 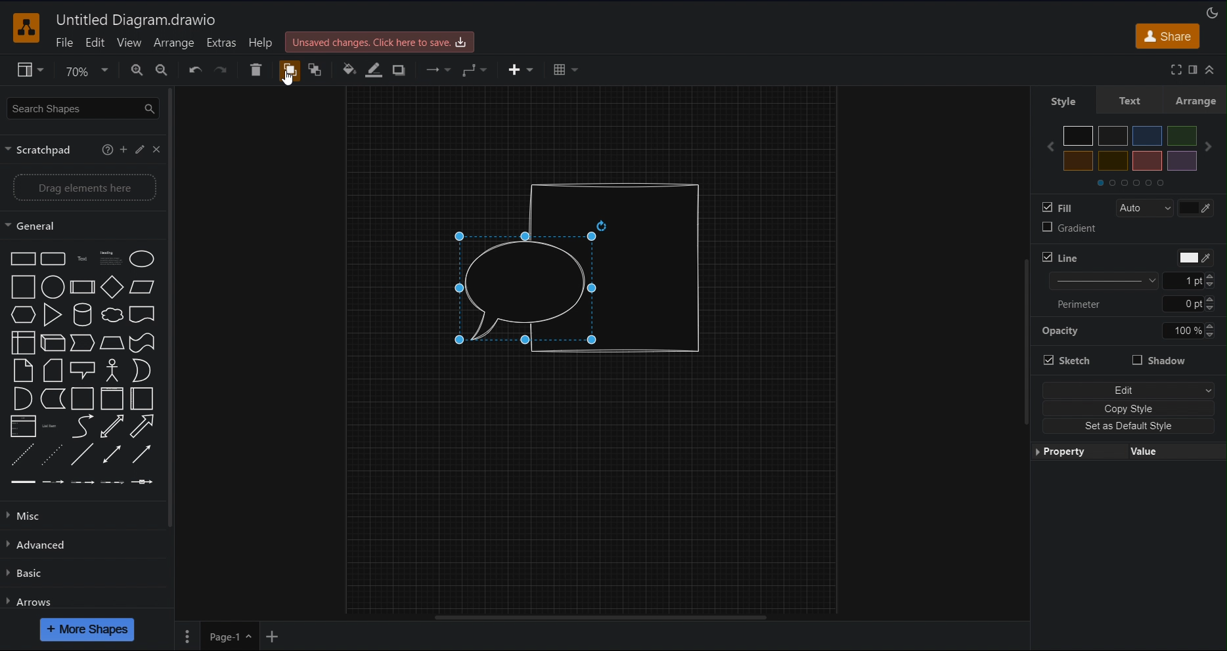 I want to click on Vertical slide bar for sidebar, so click(x=169, y=308).